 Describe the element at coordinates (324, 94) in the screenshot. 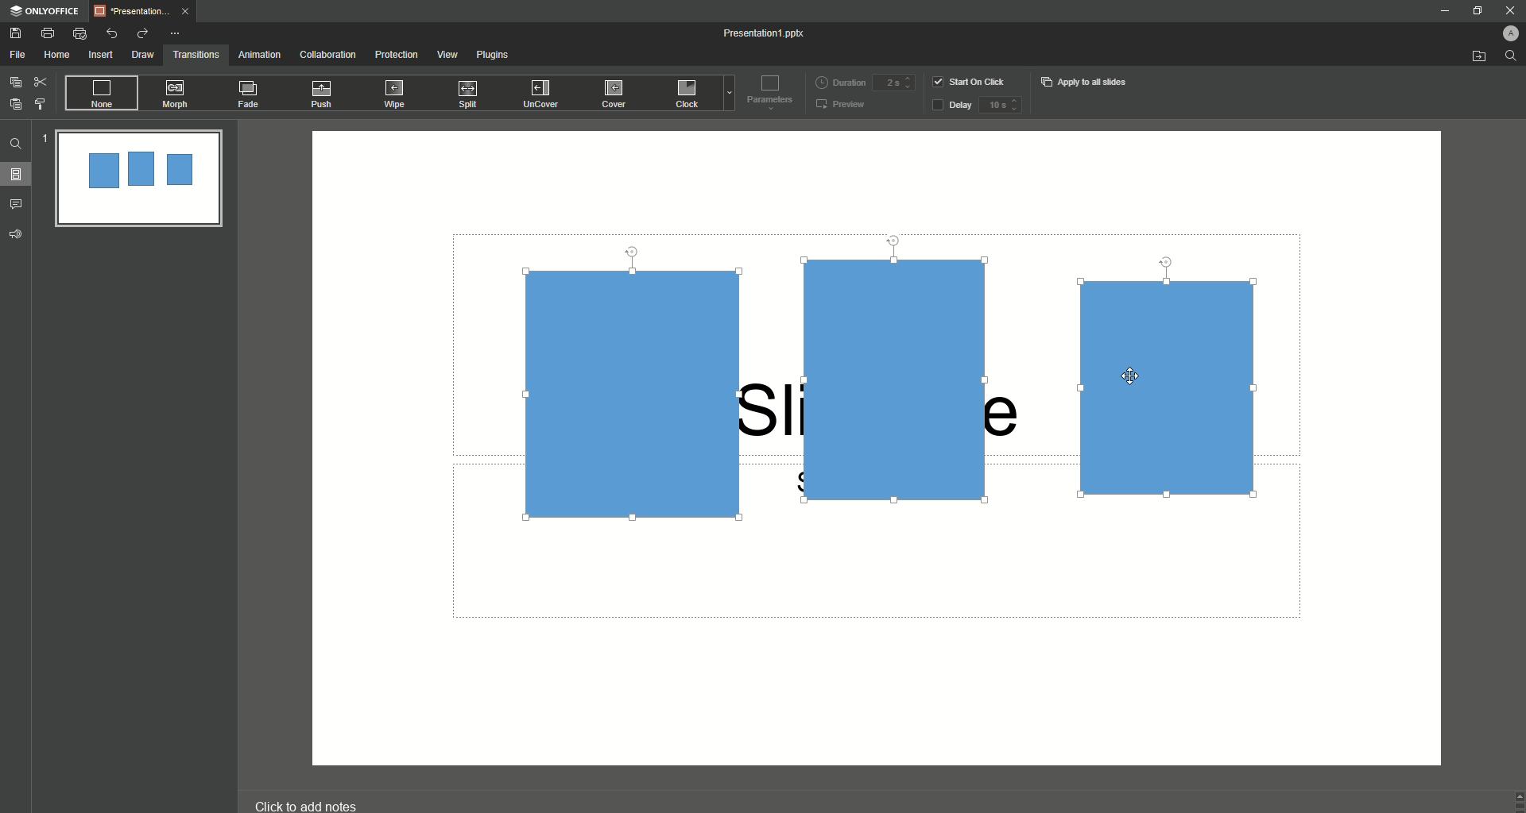

I see `Push` at that location.